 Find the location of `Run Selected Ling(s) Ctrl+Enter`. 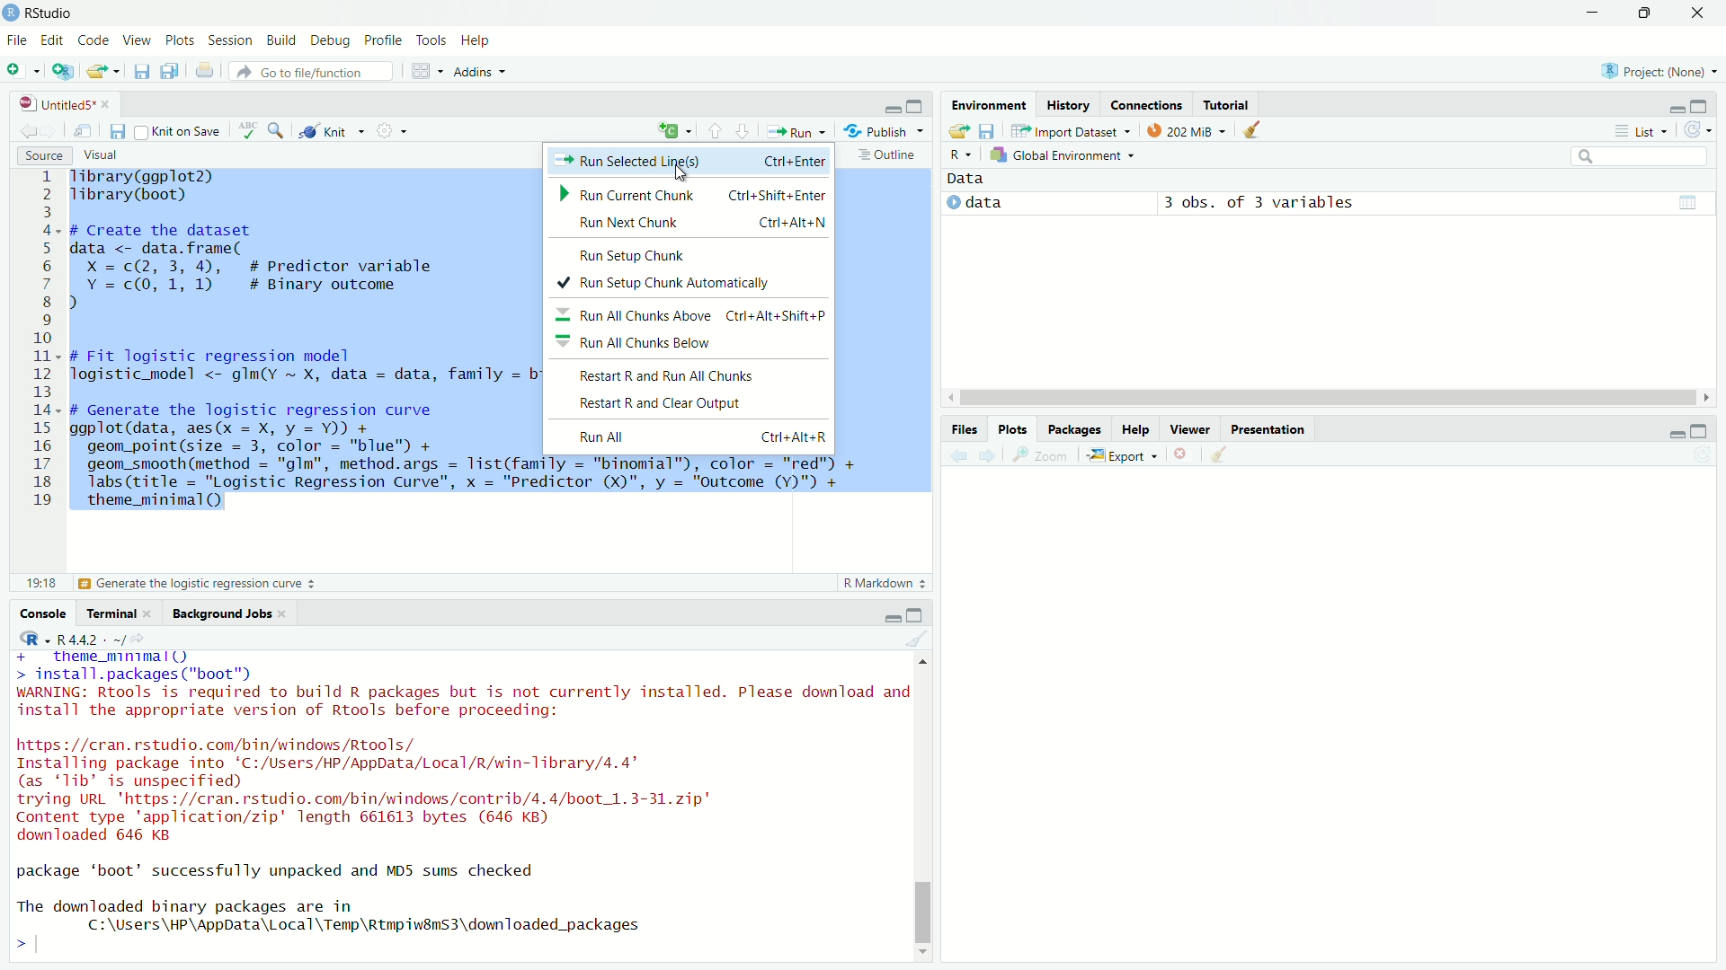

Run Selected Ling(s) Ctrl+Enter is located at coordinates (689, 160).